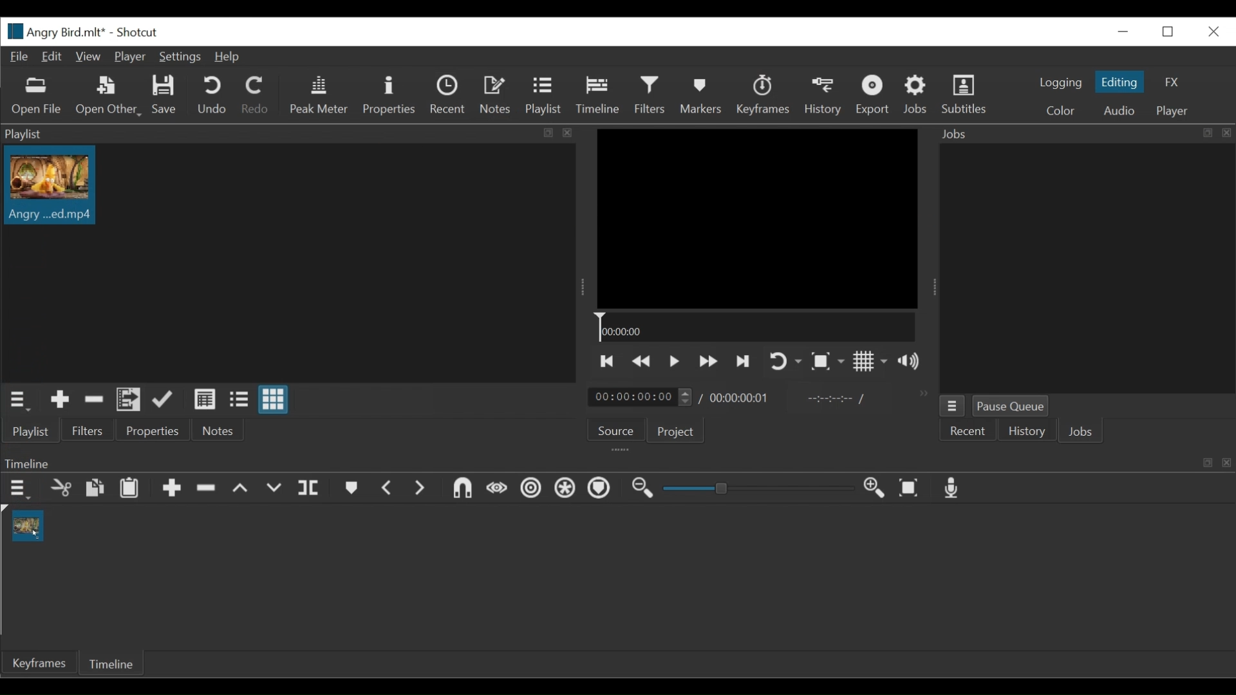  Describe the element at coordinates (702, 95) in the screenshot. I see `Markers` at that location.